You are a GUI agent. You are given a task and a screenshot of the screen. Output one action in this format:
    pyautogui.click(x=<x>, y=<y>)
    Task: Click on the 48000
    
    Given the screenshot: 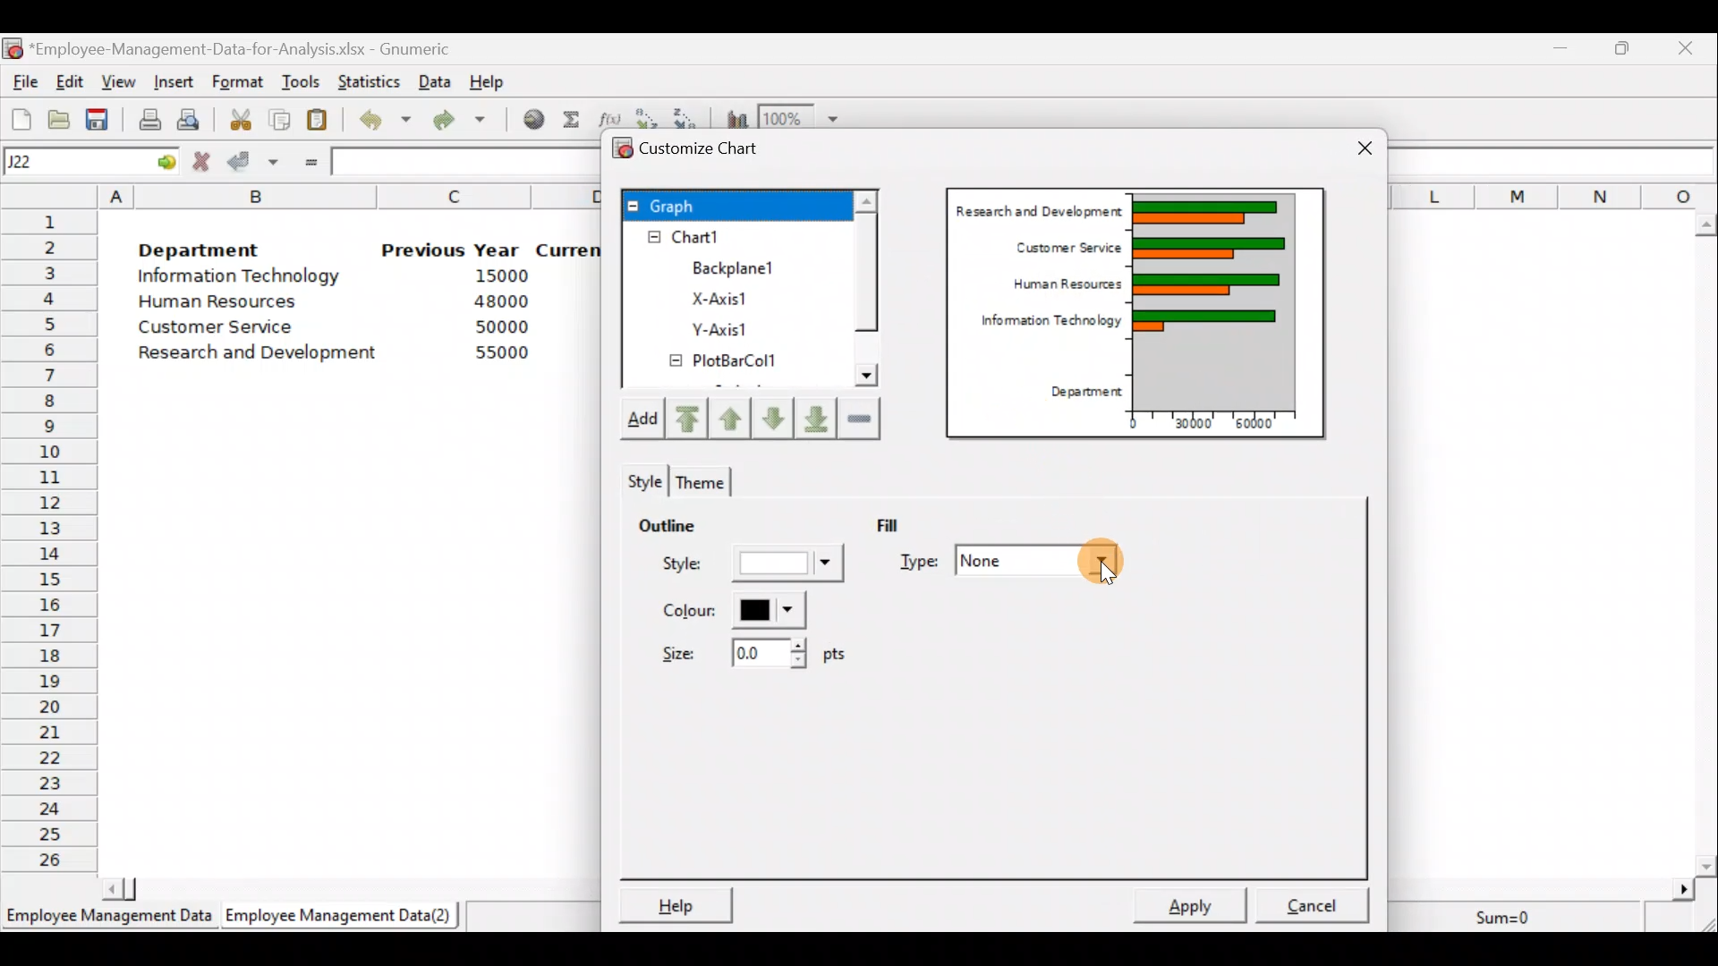 What is the action you would take?
    pyautogui.click(x=500, y=303)
    